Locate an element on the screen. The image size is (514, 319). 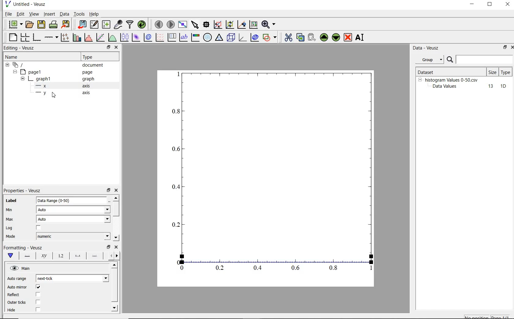
vertical scrollbar is located at coordinates (114, 285).